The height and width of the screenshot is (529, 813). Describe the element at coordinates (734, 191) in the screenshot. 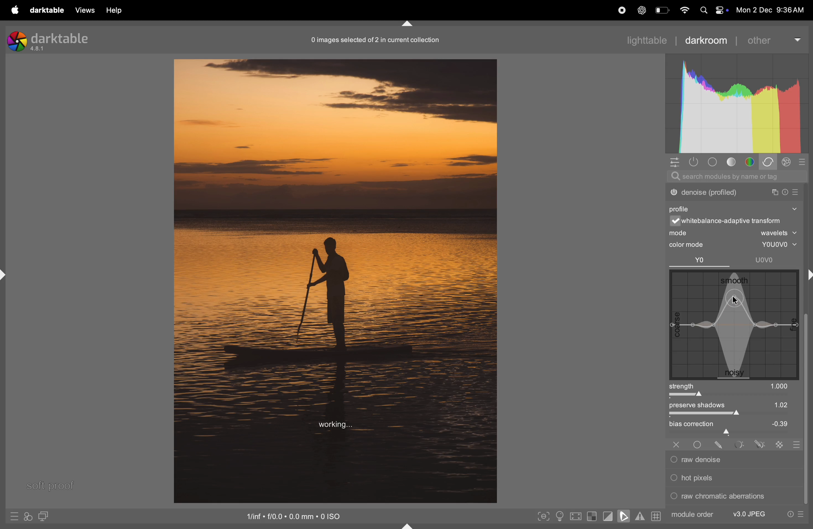

I see `dither or posterize` at that location.